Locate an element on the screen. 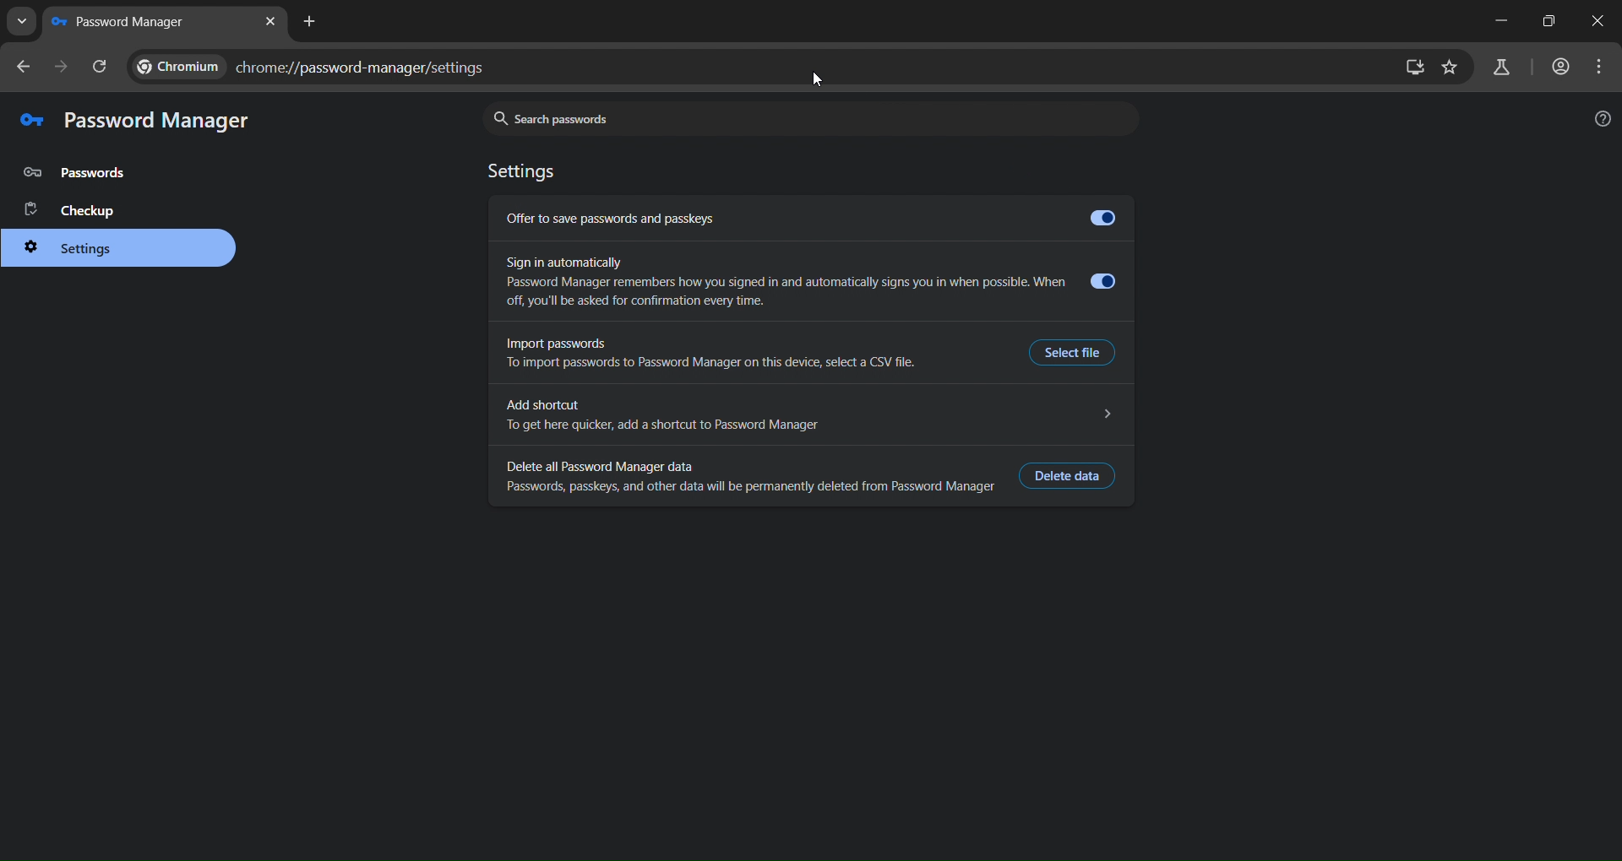  Select file is located at coordinates (1074, 352).